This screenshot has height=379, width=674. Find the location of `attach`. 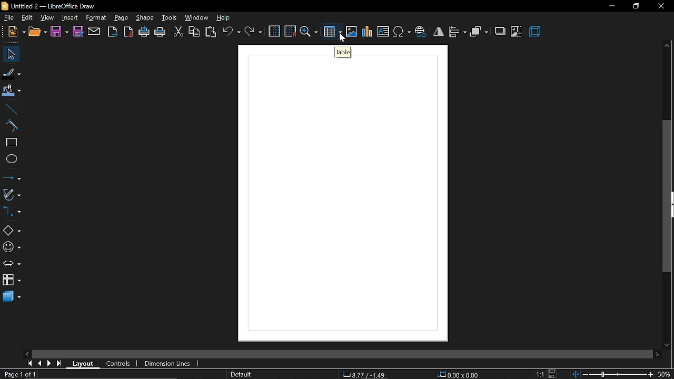

attach is located at coordinates (94, 32).